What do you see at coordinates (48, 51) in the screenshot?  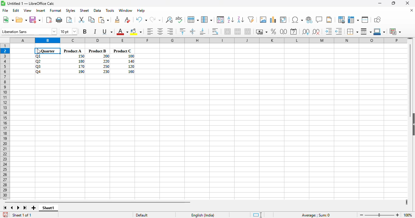 I see `Quarter/Cell selected` at bounding box center [48, 51].